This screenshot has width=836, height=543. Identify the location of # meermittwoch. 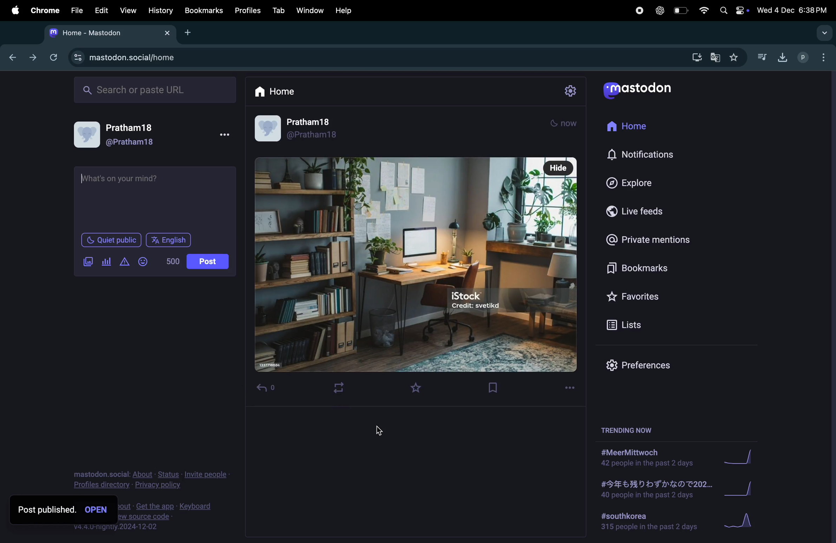
(647, 458).